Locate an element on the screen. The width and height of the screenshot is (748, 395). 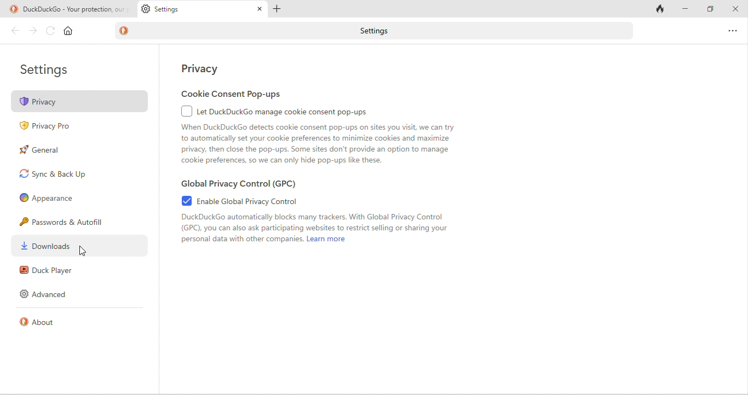
downloads is located at coordinates (56, 245).